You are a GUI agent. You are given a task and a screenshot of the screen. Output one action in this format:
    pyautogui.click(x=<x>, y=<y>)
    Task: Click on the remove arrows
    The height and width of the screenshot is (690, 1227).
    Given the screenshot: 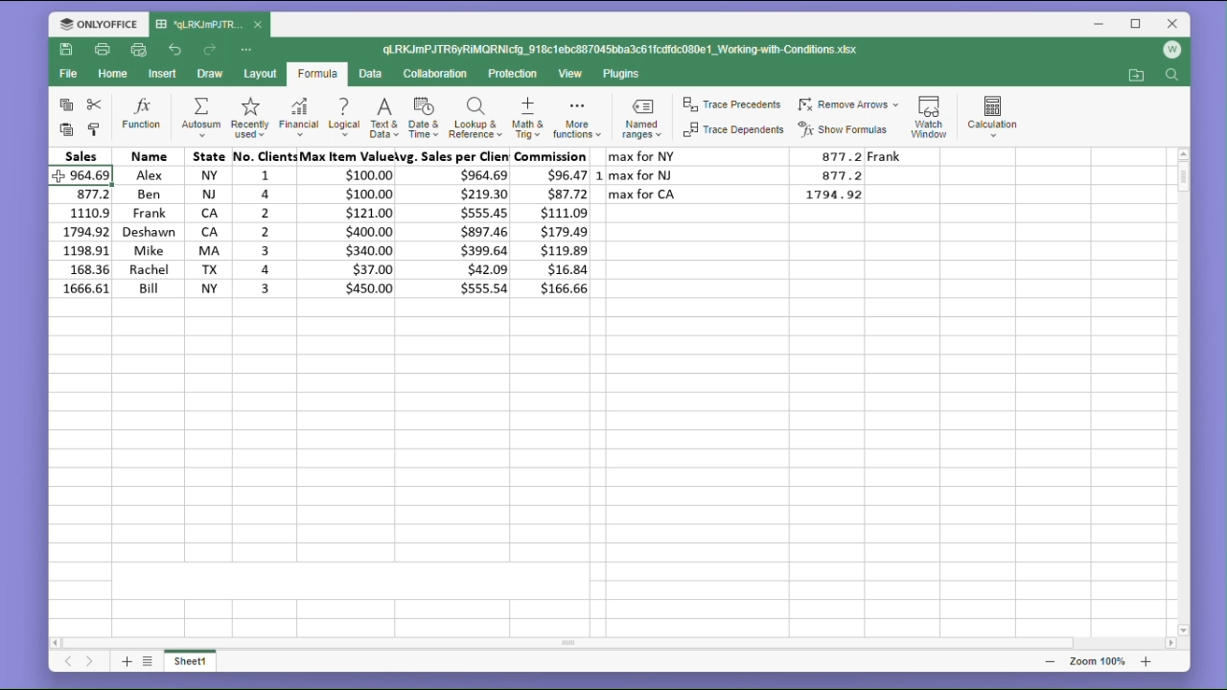 What is the action you would take?
    pyautogui.click(x=848, y=102)
    